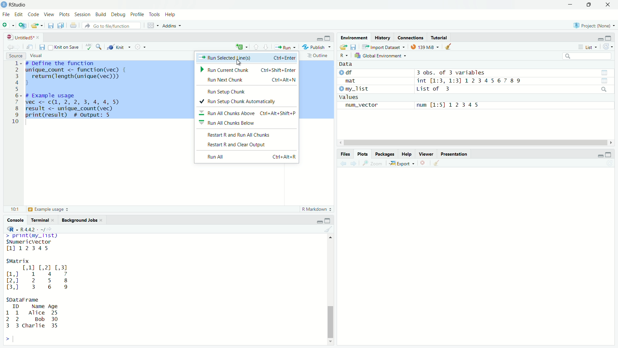 This screenshot has width=618, height=348. Describe the element at coordinates (18, 5) in the screenshot. I see `RStudio` at that location.